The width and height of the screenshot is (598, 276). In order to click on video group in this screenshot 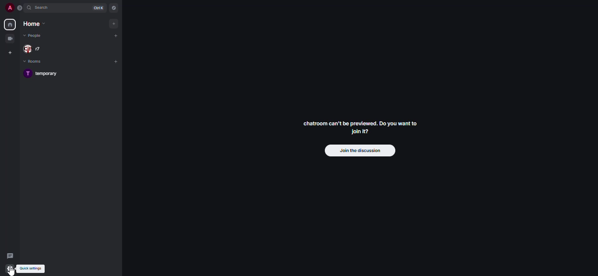, I will do `click(10, 39)`.